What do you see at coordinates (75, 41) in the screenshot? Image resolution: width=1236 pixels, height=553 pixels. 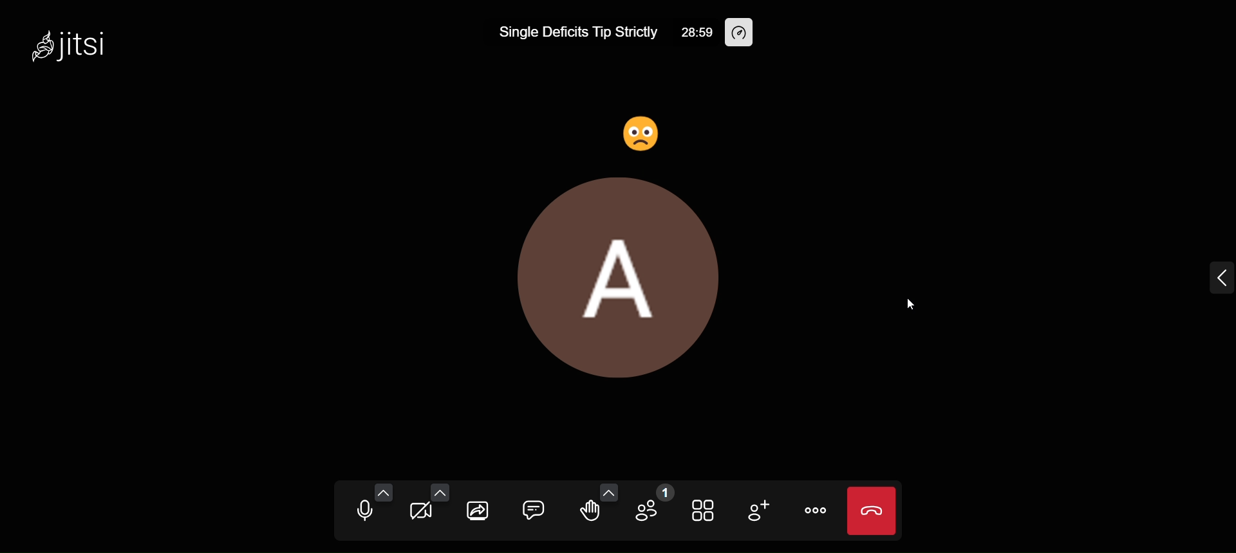 I see `jitsi` at bounding box center [75, 41].